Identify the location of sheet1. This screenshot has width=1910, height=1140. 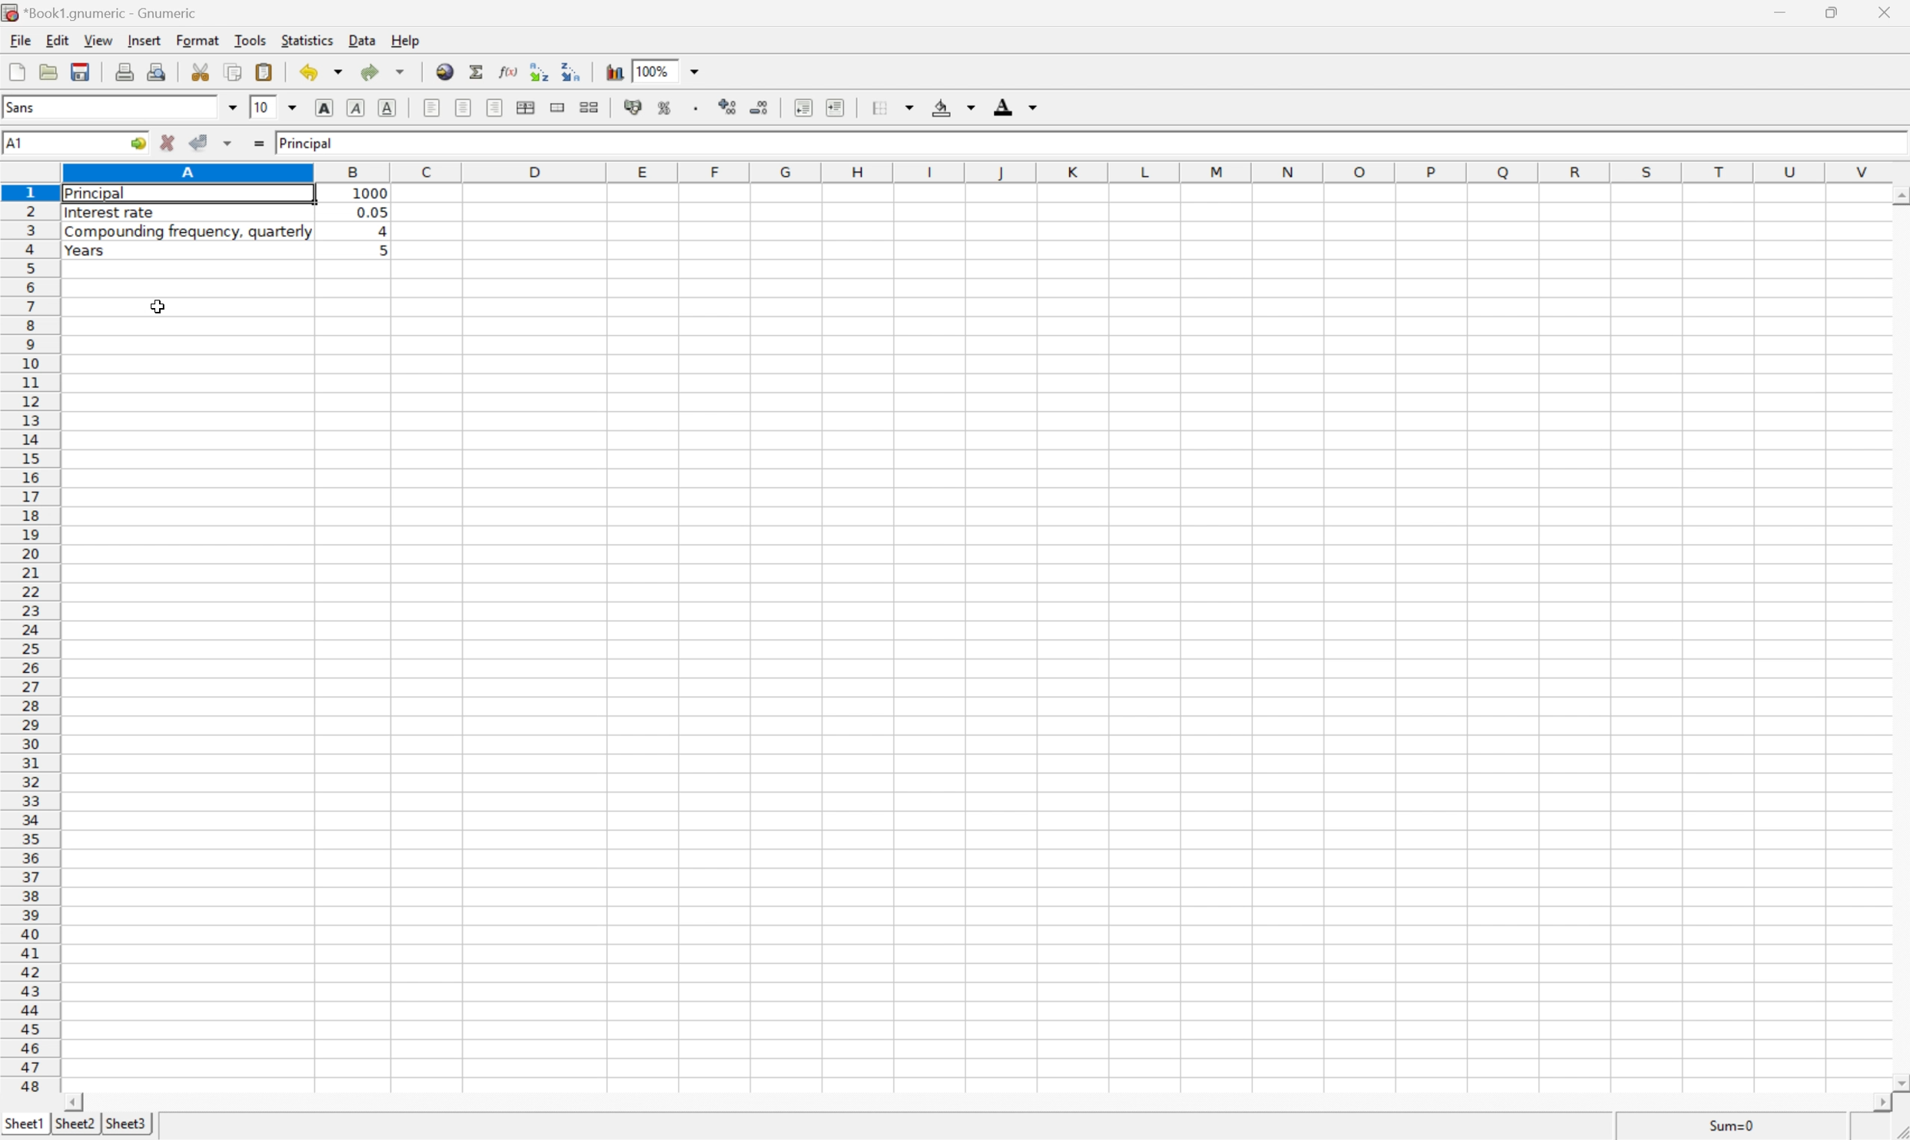
(23, 1125).